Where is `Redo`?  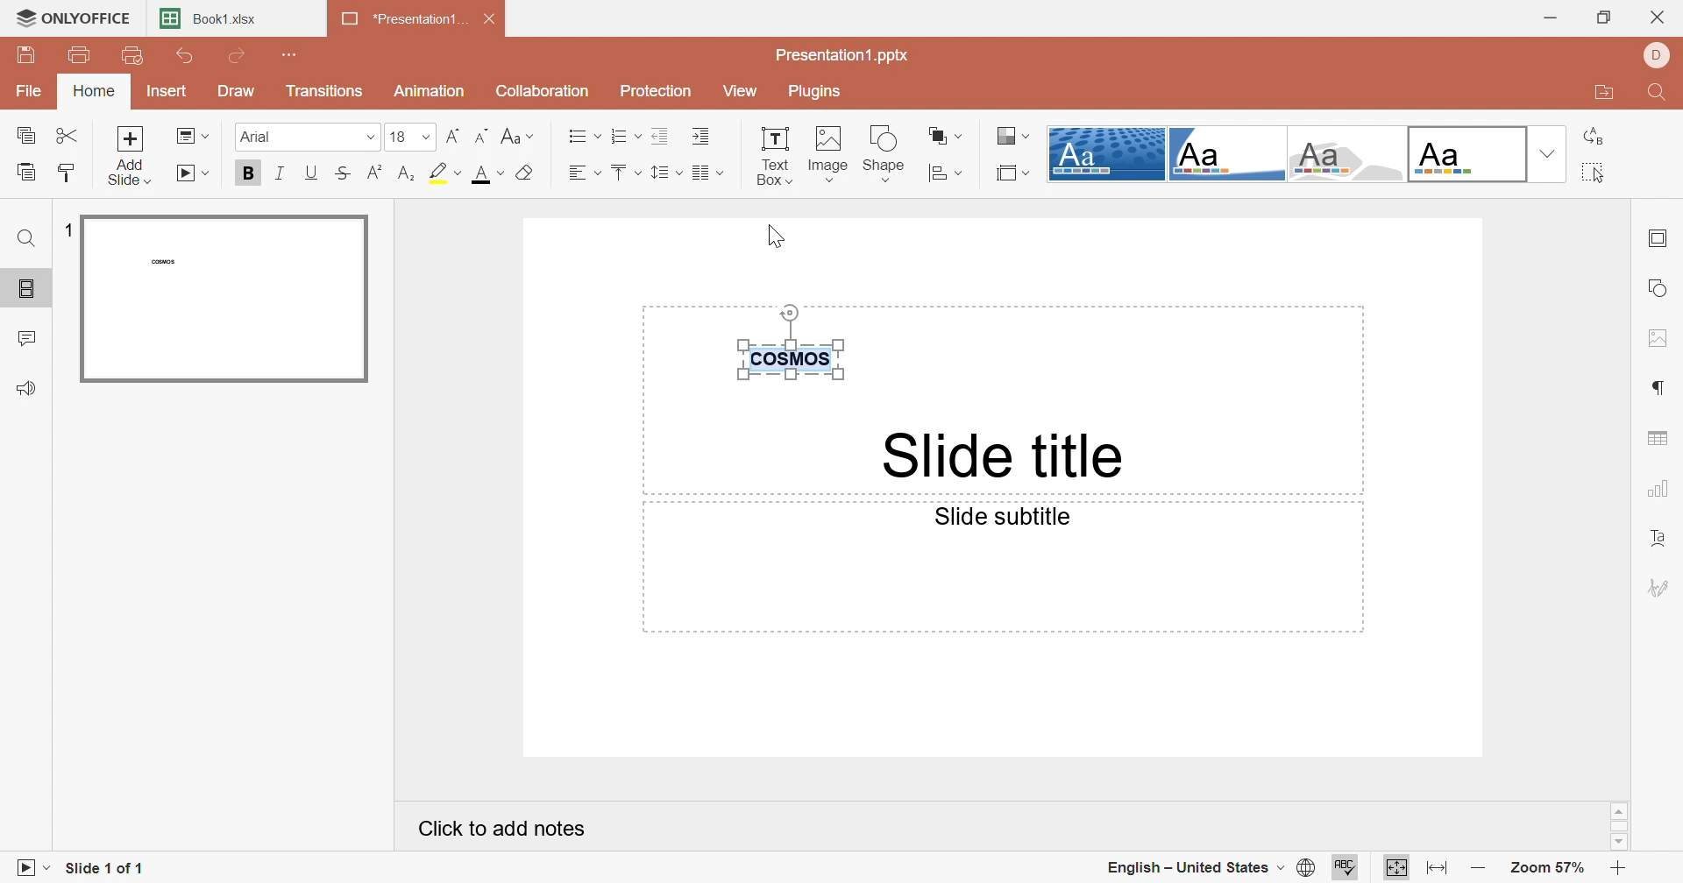
Redo is located at coordinates (232, 55).